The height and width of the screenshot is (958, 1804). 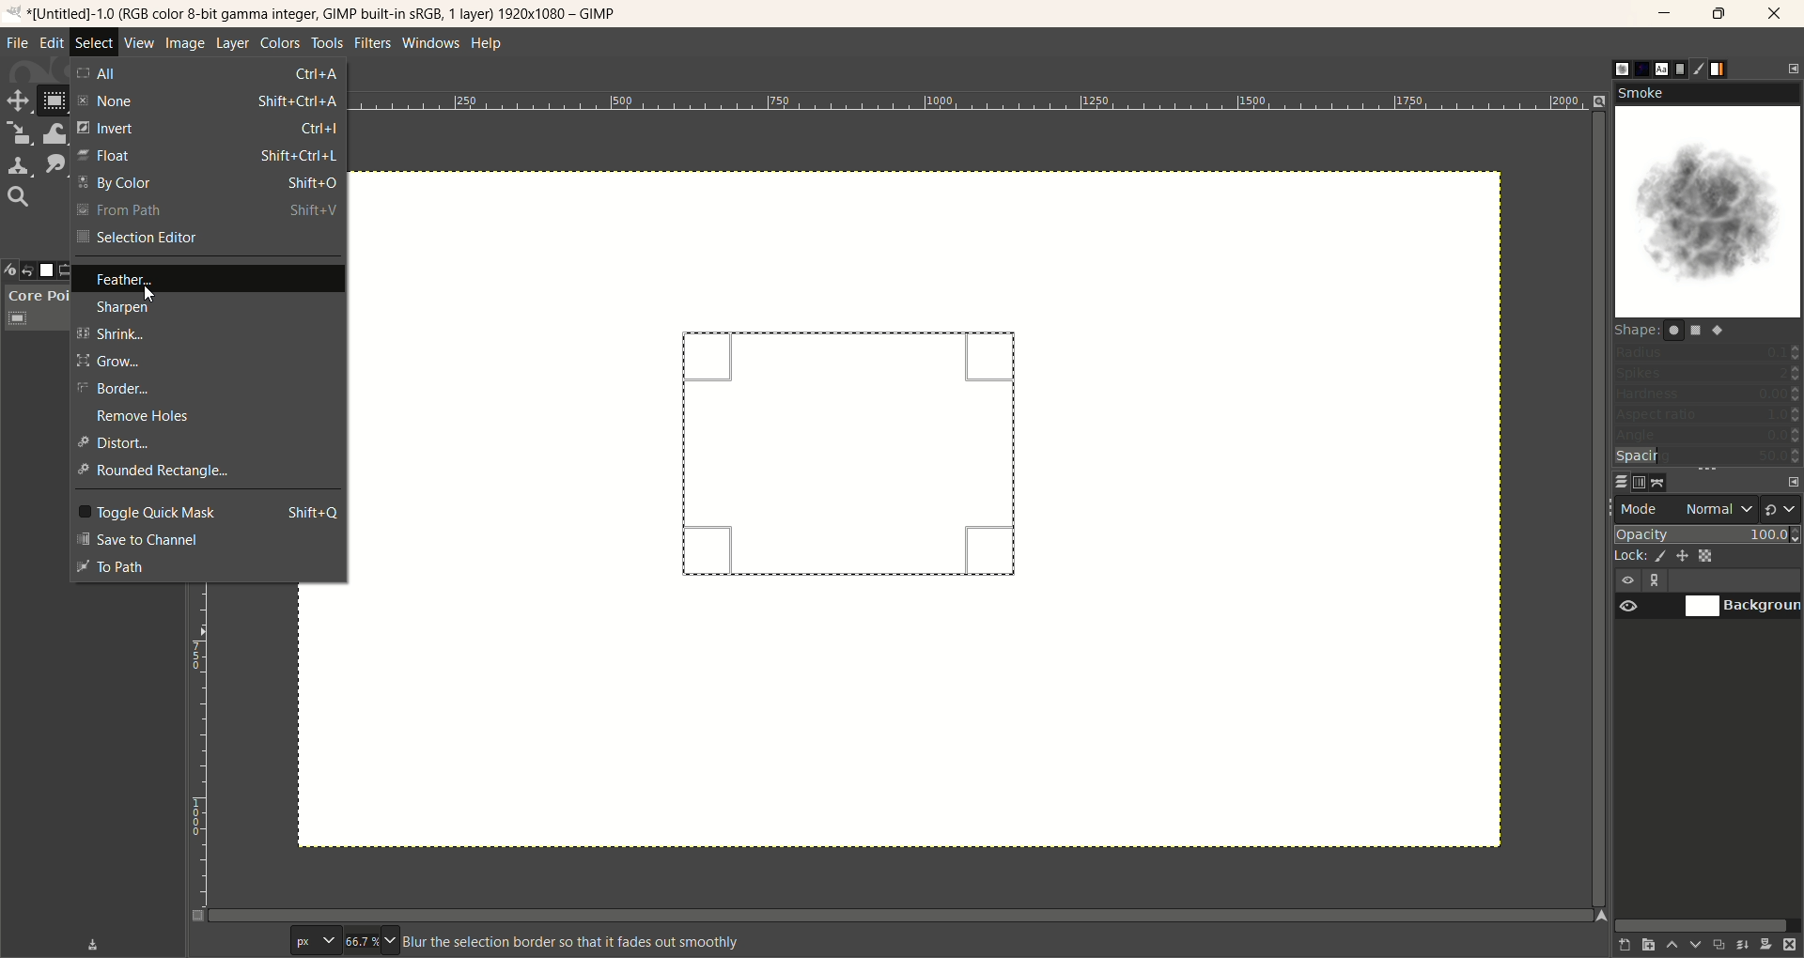 I want to click on image, so click(x=185, y=45).